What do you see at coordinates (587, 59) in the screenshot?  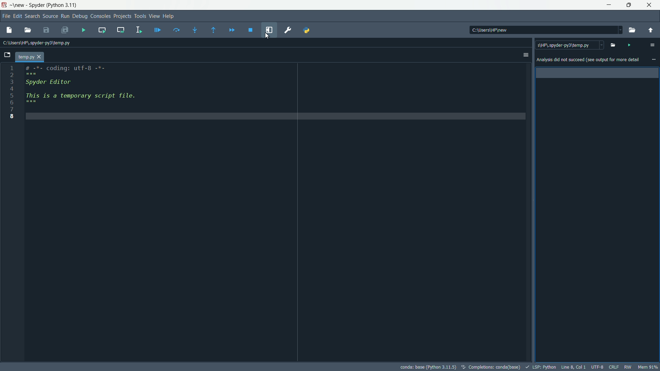 I see `Analysis did not succeed (see output for more detail` at bounding box center [587, 59].